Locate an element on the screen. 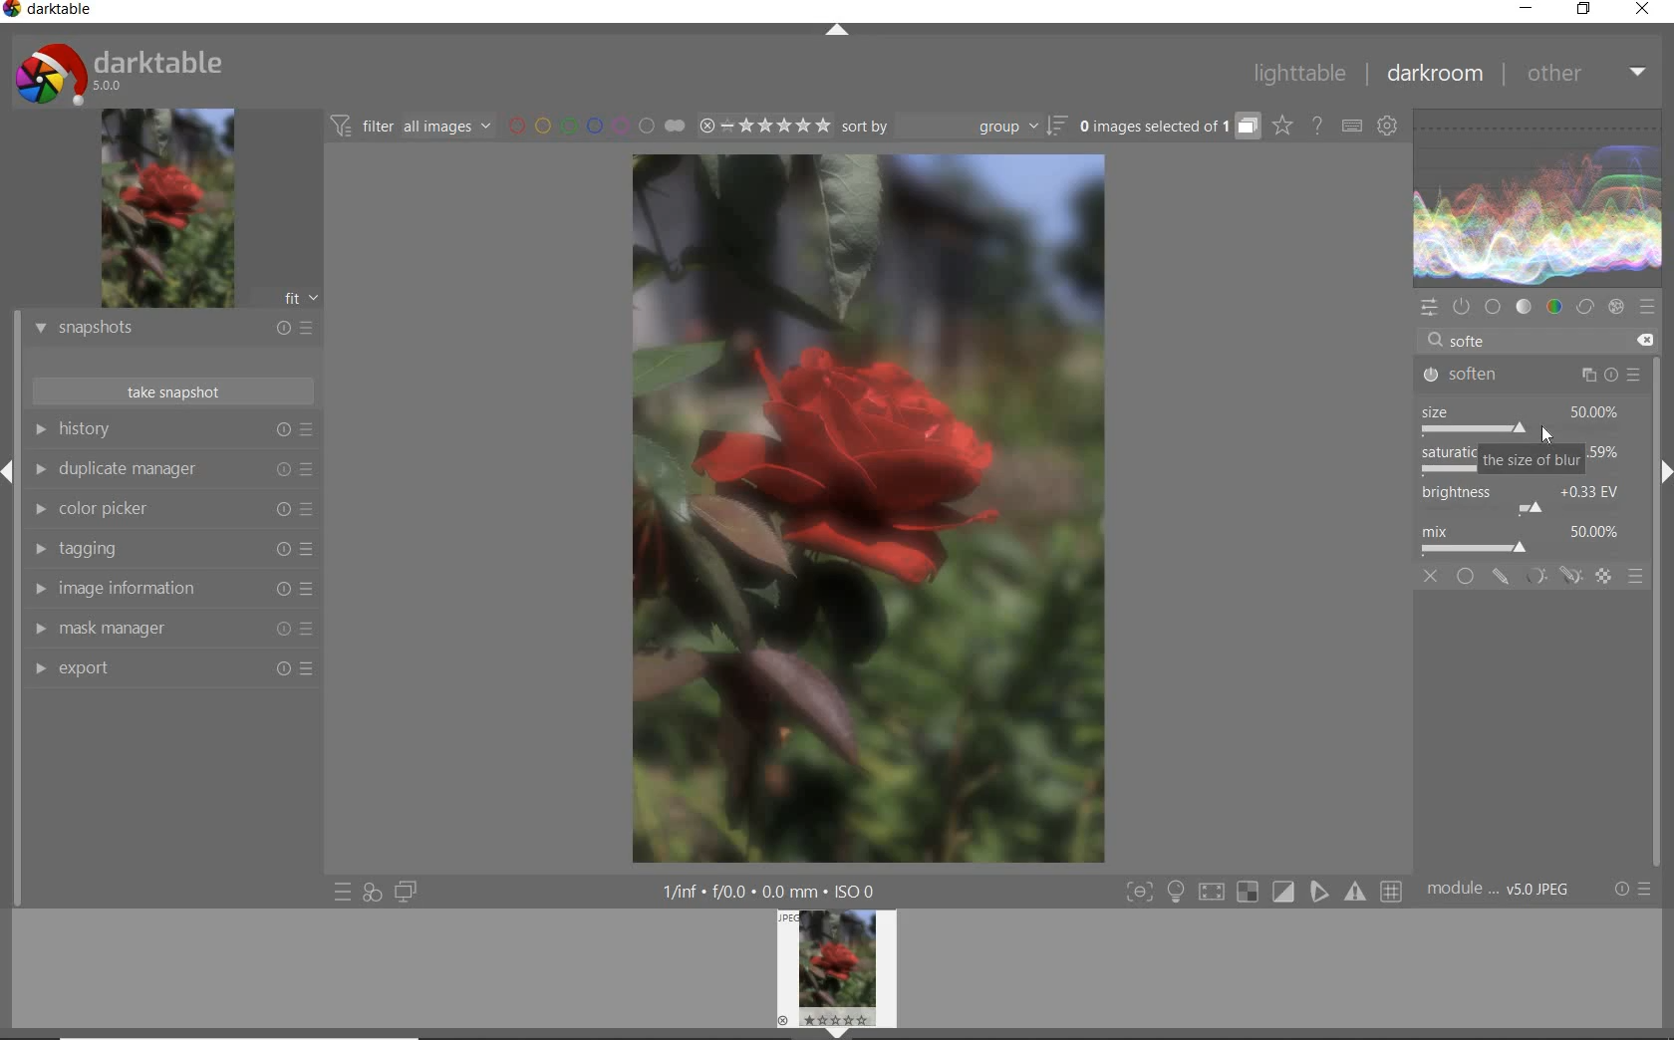 This screenshot has height=1040, width=1674. image preview is located at coordinates (166, 209).